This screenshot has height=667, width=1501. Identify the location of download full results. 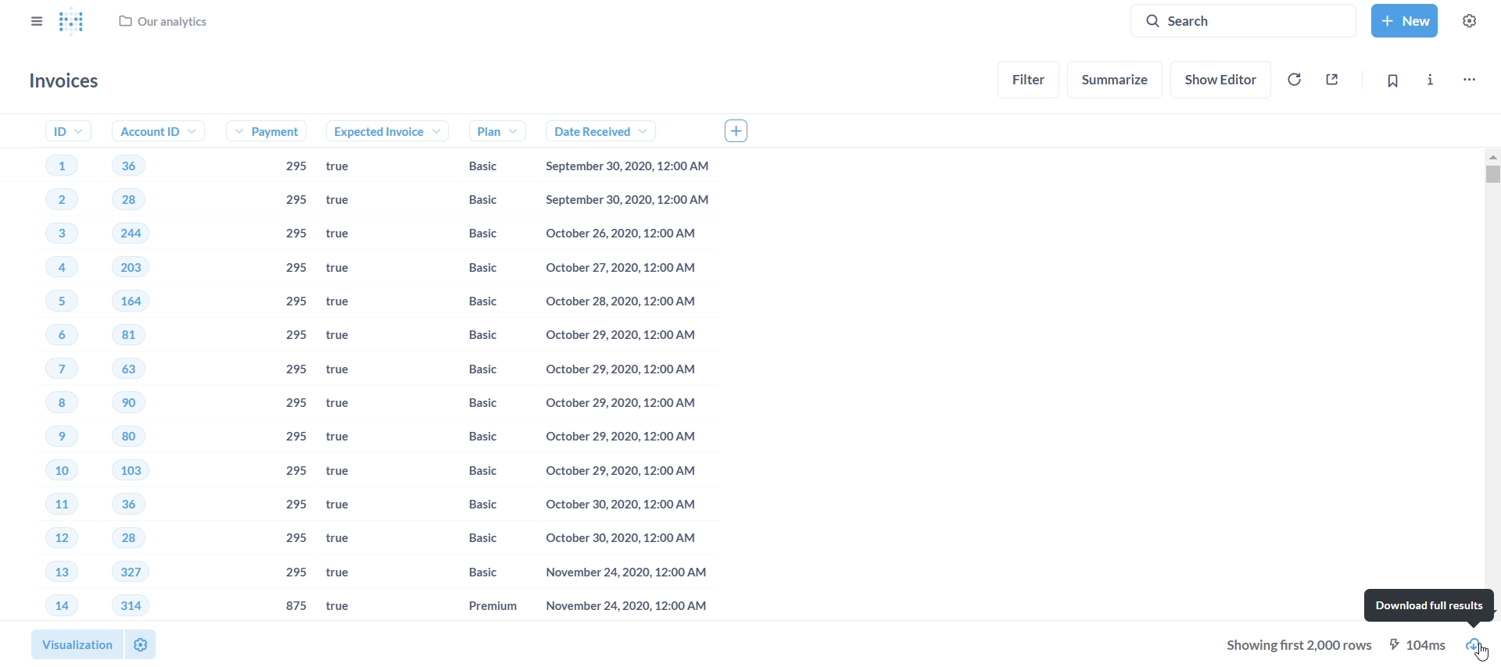
(1428, 605).